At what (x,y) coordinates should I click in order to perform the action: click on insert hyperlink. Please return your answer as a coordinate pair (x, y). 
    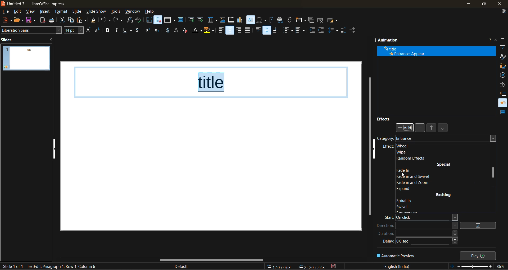
    Looking at the image, I should click on (279, 20).